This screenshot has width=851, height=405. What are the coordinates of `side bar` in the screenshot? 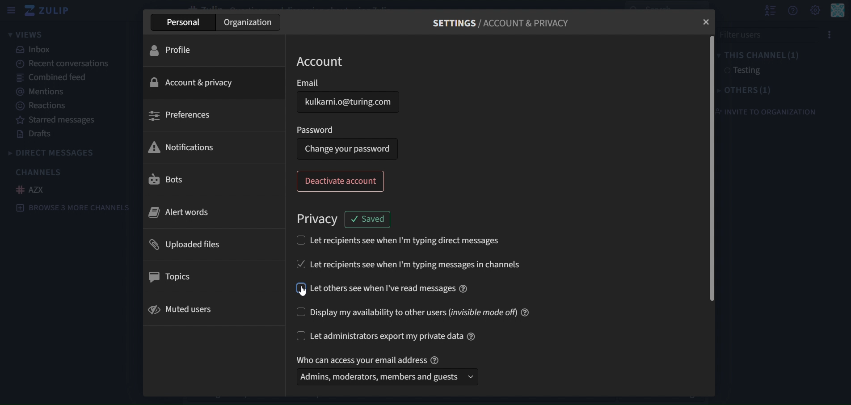 It's located at (9, 10).